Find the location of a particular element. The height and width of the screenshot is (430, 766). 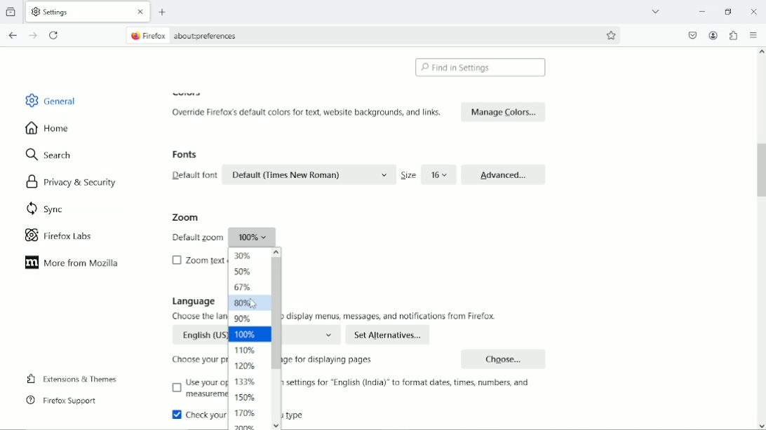

Fonts is located at coordinates (187, 155).